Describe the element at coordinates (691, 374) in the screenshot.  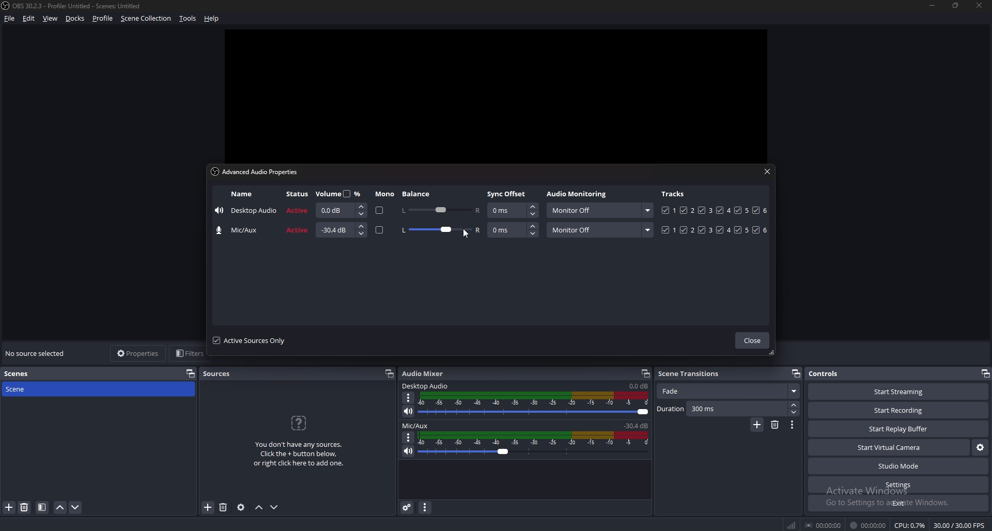
I see `scene transitions` at that location.